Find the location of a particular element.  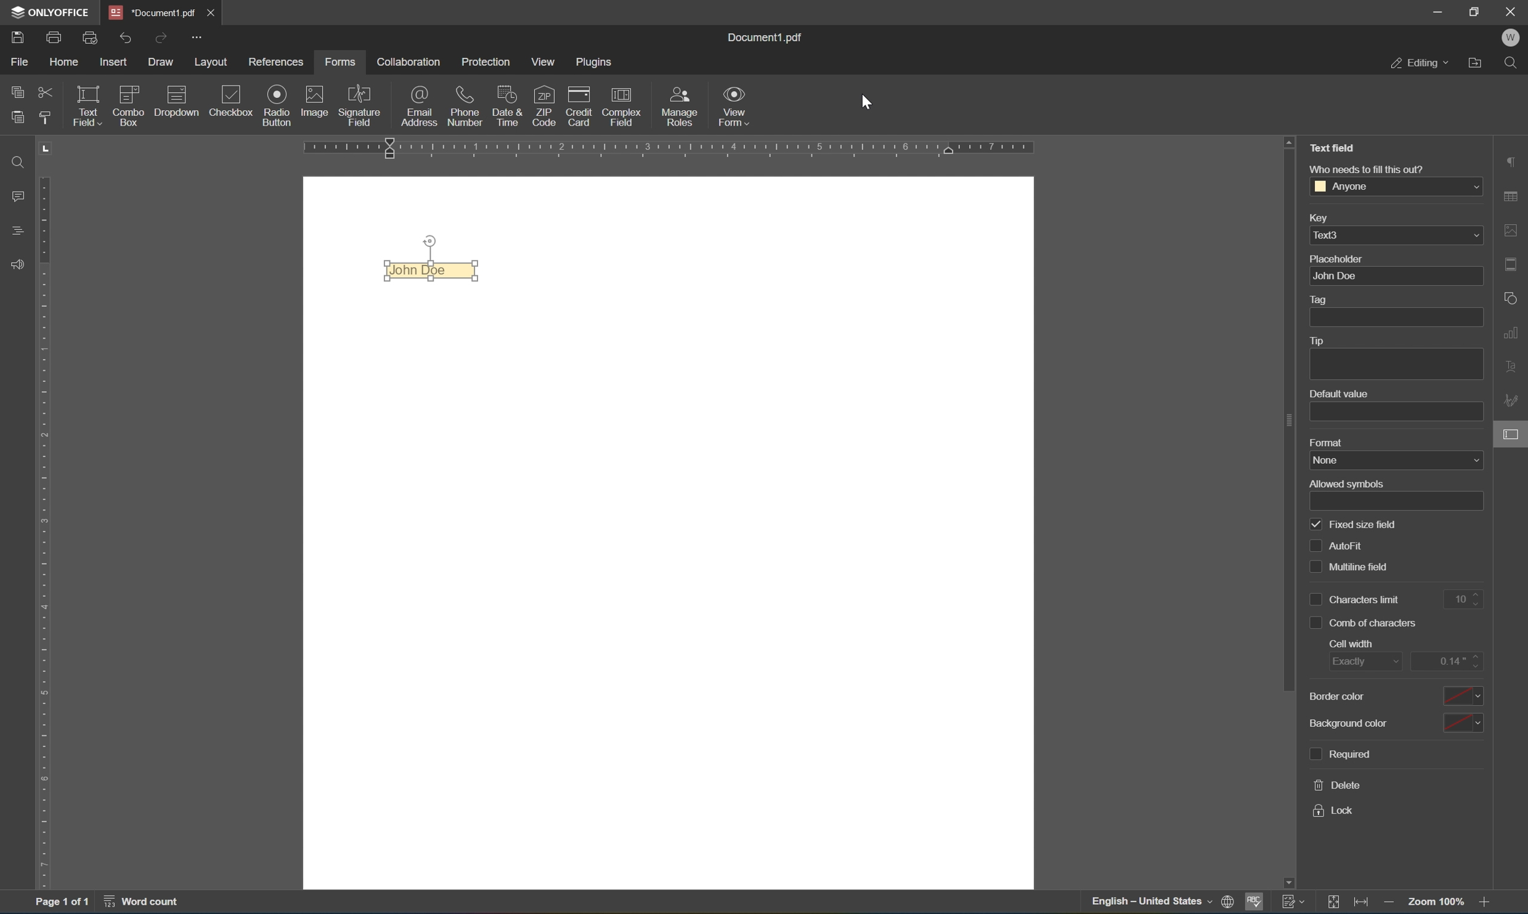

quick print is located at coordinates (91, 38).